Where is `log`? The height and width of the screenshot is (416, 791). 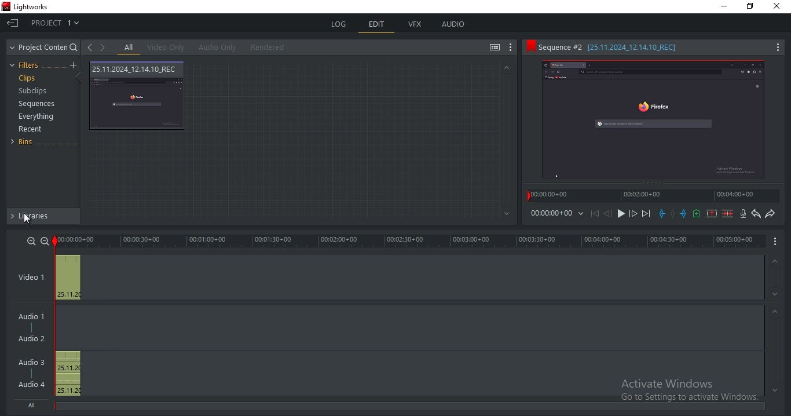 log is located at coordinates (339, 23).